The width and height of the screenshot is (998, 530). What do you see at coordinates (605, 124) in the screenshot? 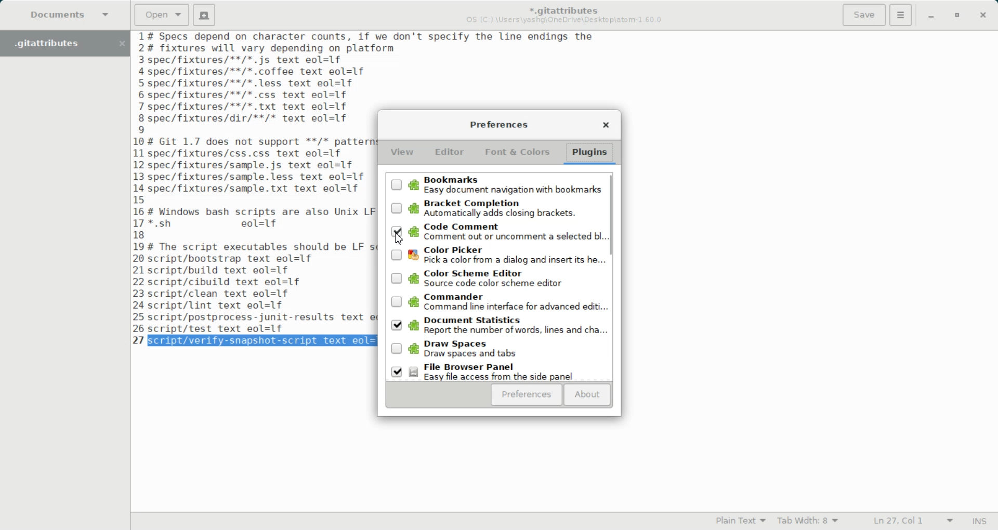
I see `Close` at bounding box center [605, 124].